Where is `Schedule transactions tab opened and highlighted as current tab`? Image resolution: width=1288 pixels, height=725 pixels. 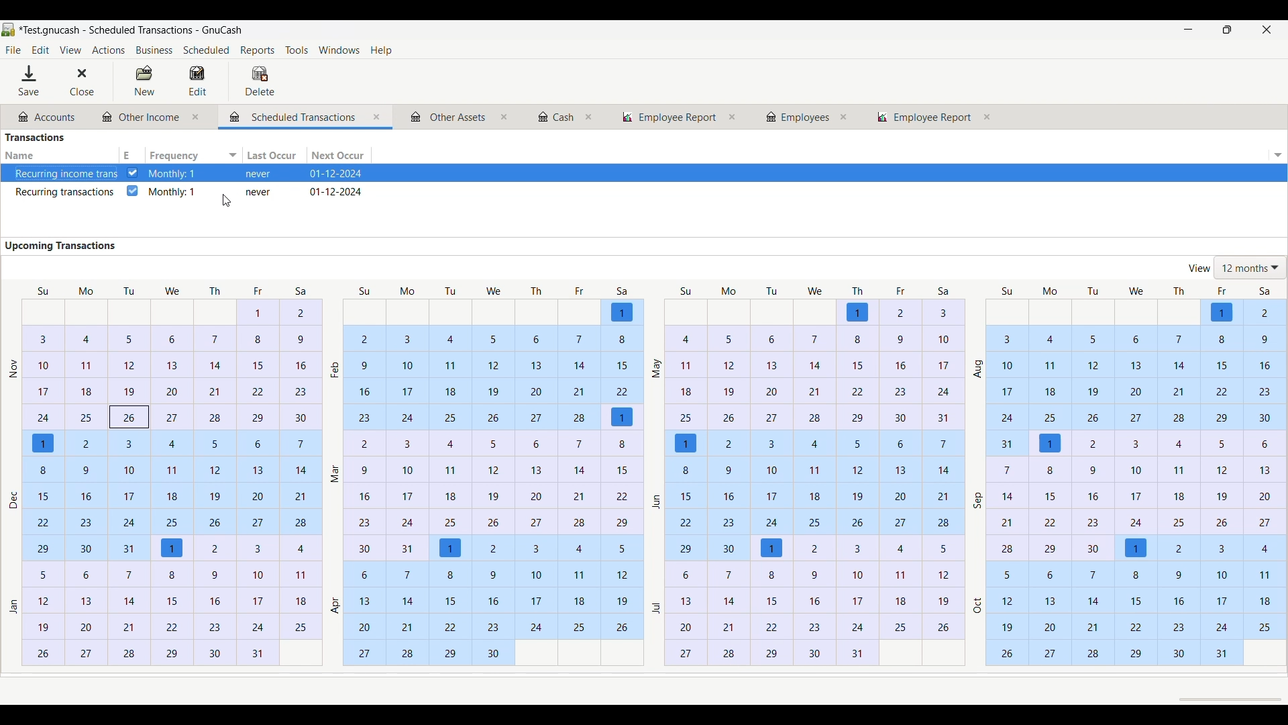
Schedule transactions tab opened and highlighted as current tab is located at coordinates (299, 116).